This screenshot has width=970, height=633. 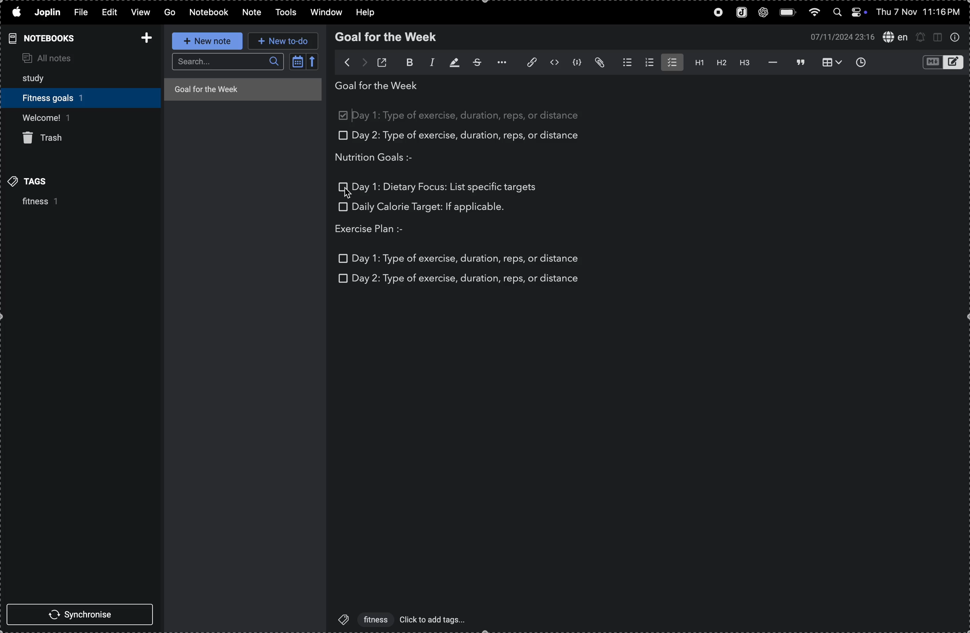 What do you see at coordinates (170, 12) in the screenshot?
I see `GO` at bounding box center [170, 12].